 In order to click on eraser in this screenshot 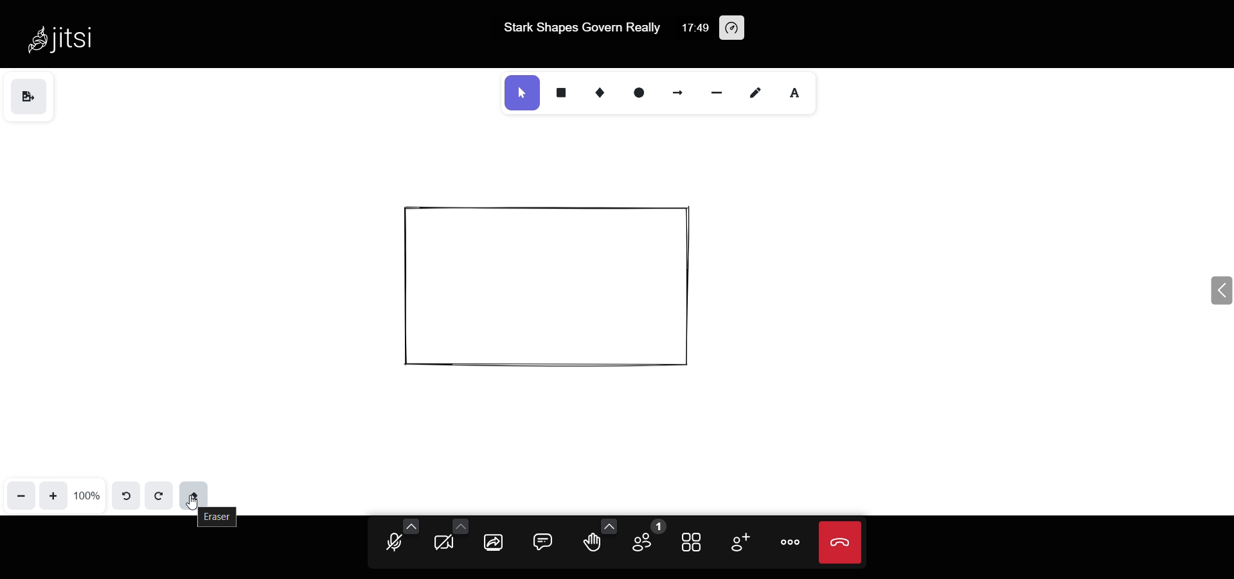, I will do `click(223, 517)`.